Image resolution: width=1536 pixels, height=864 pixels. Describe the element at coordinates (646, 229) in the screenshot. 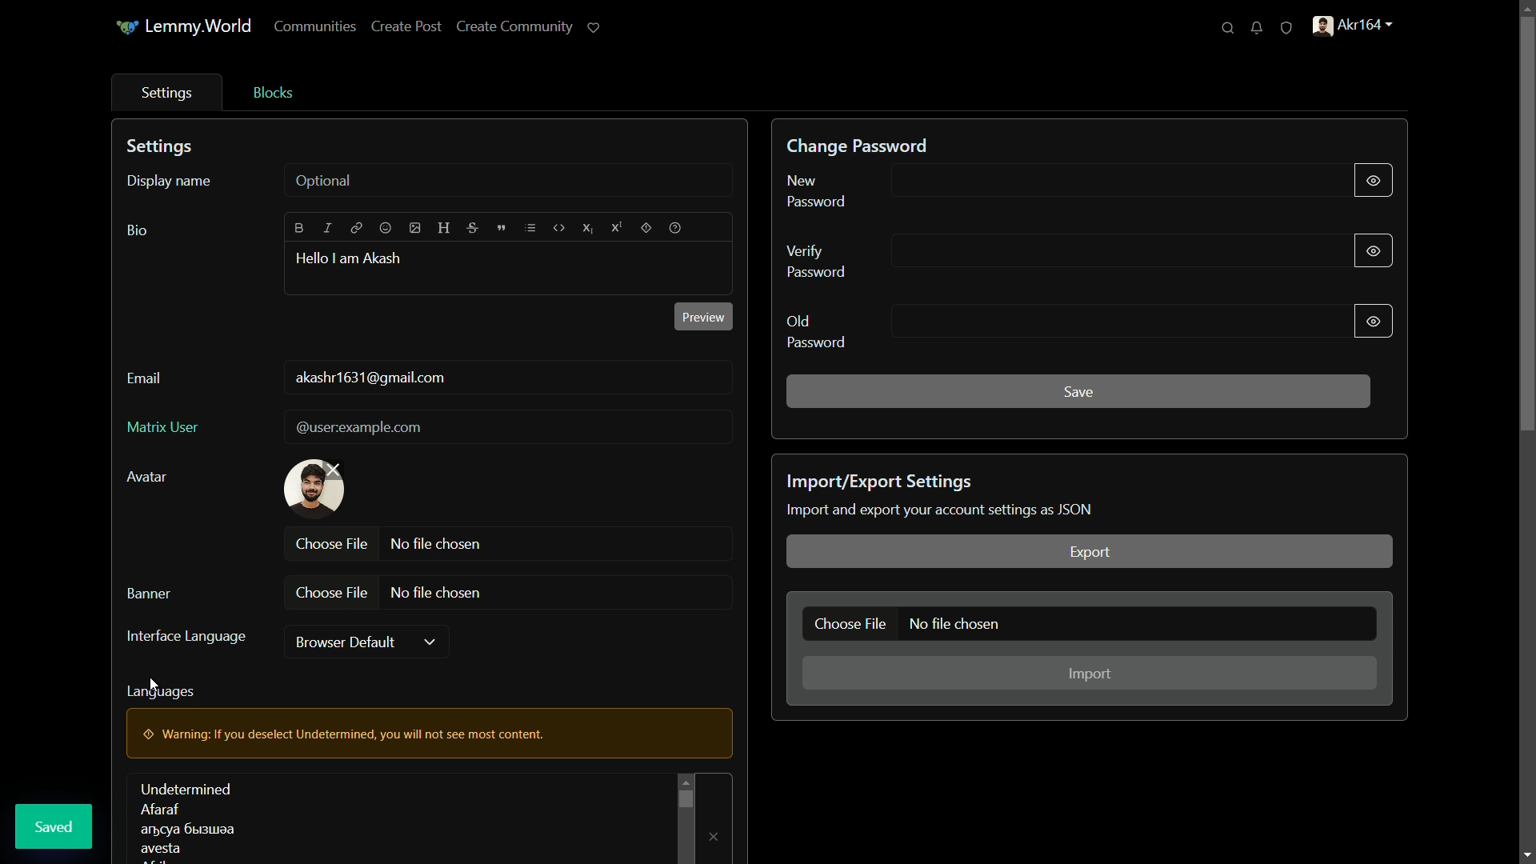

I see `spoiler` at that location.